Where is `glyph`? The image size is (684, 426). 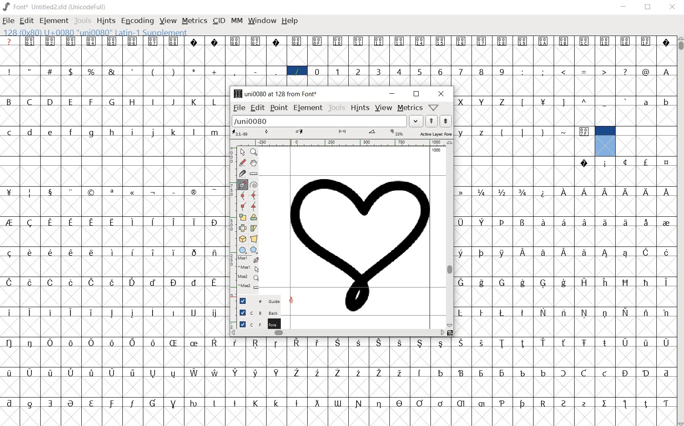 glyph is located at coordinates (132, 102).